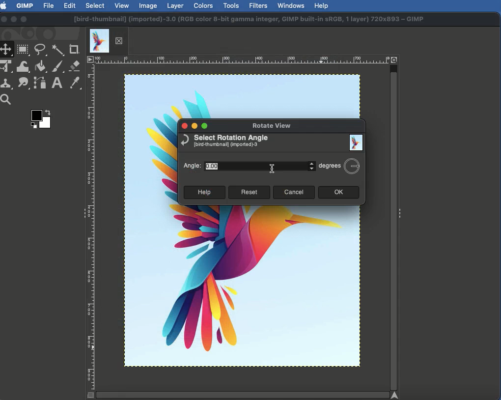 This screenshot has width=501, height=400. I want to click on 0.00, so click(256, 166).